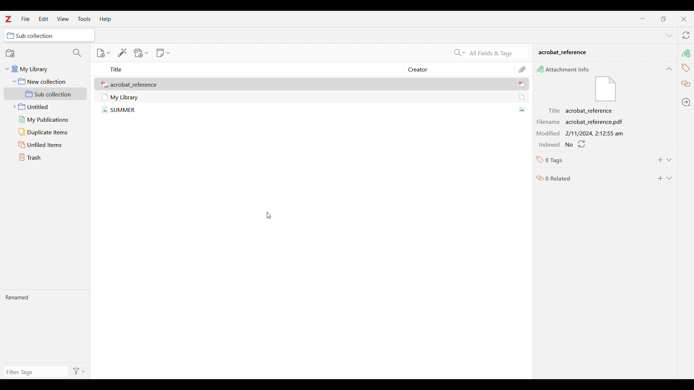 Image resolution: width=694 pixels, height=390 pixels. What do you see at coordinates (46, 94) in the screenshot?
I see `Sub collection folder highlighted` at bounding box center [46, 94].